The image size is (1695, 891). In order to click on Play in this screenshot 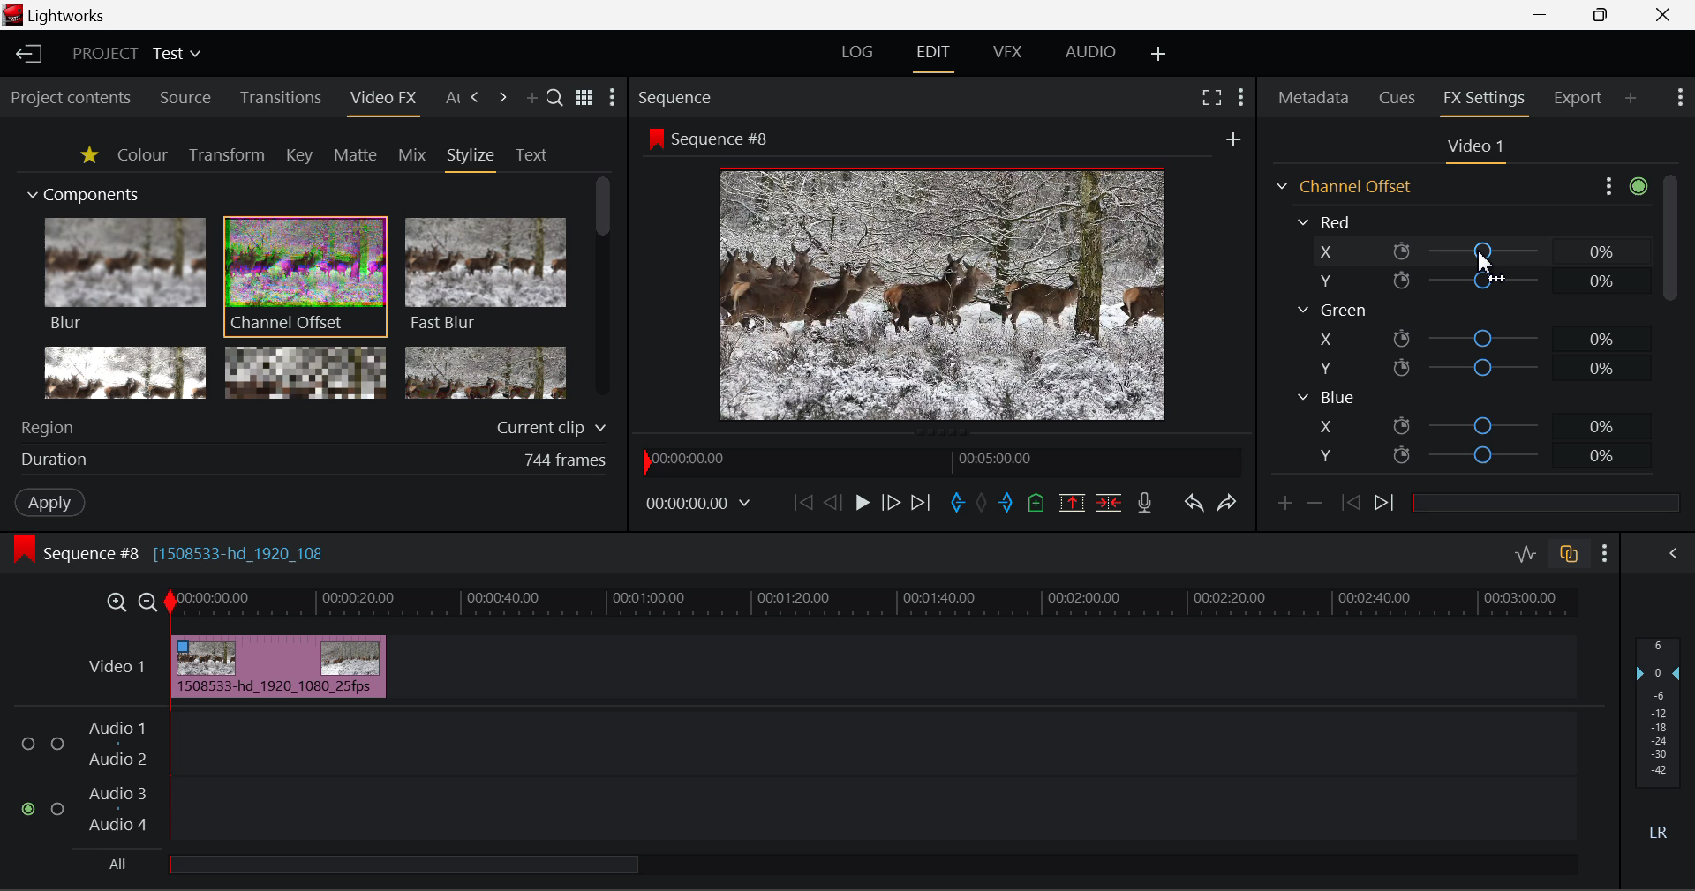, I will do `click(860, 504)`.